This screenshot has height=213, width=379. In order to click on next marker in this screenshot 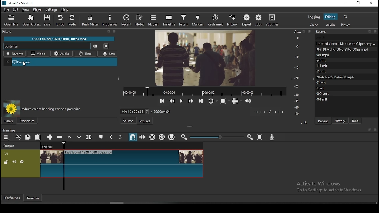, I will do `click(120, 137)`.